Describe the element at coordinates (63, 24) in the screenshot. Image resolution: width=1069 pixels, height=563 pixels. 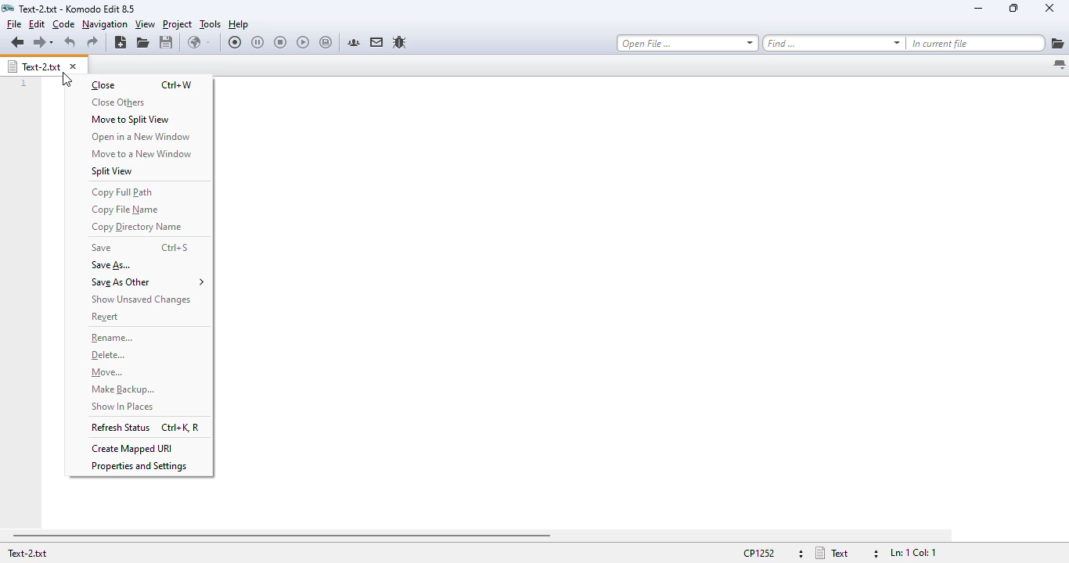
I see `code` at that location.